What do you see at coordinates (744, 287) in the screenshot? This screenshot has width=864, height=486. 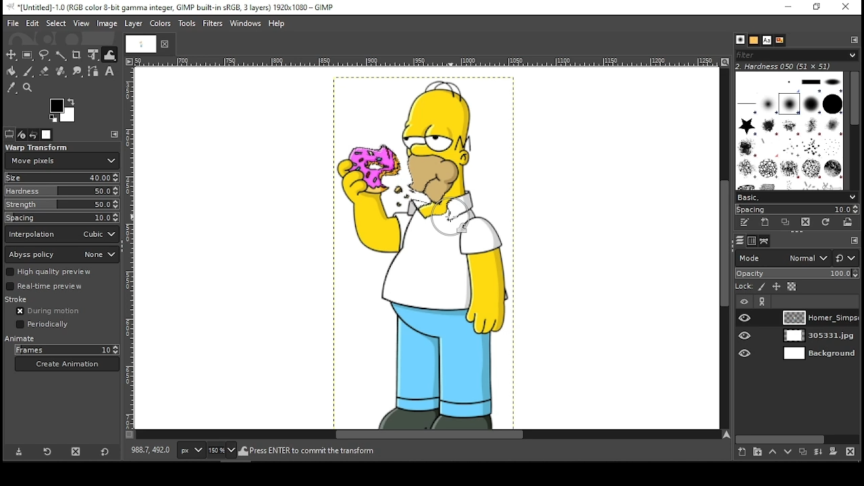 I see `lock` at bounding box center [744, 287].